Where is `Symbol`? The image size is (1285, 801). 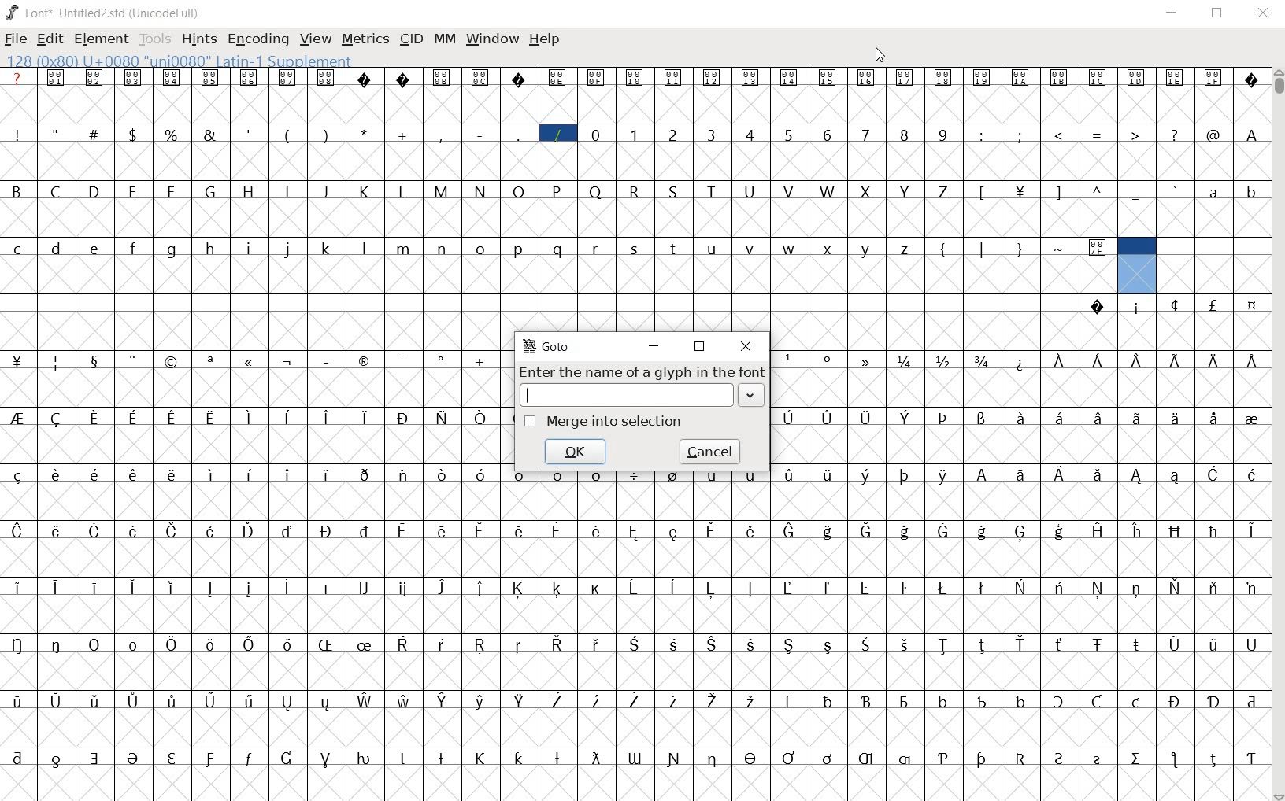
Symbol is located at coordinates (19, 419).